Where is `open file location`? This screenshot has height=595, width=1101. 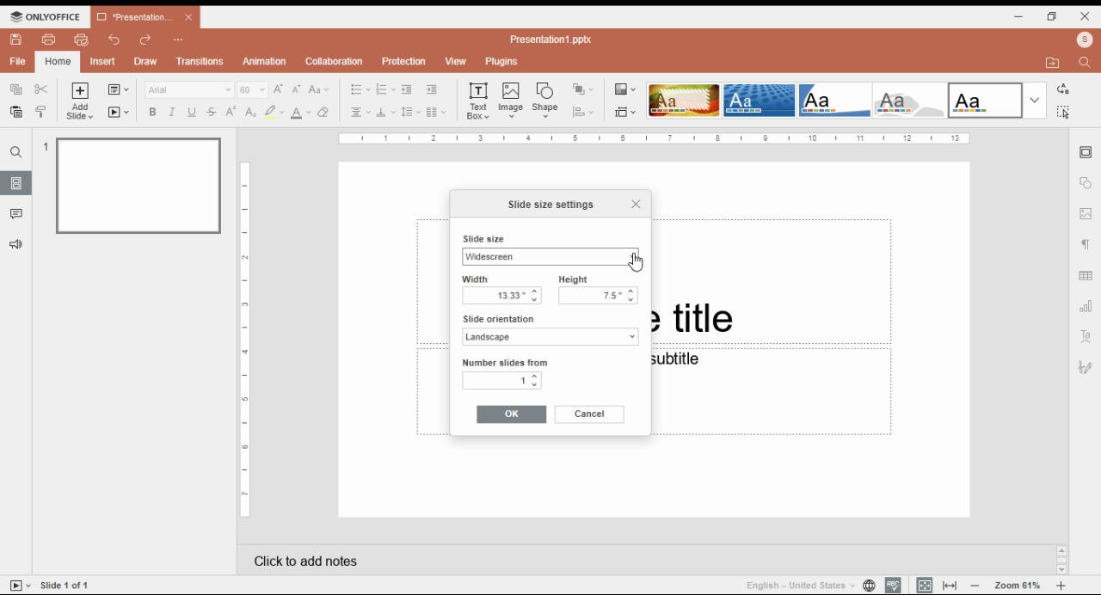 open file location is located at coordinates (1055, 64).